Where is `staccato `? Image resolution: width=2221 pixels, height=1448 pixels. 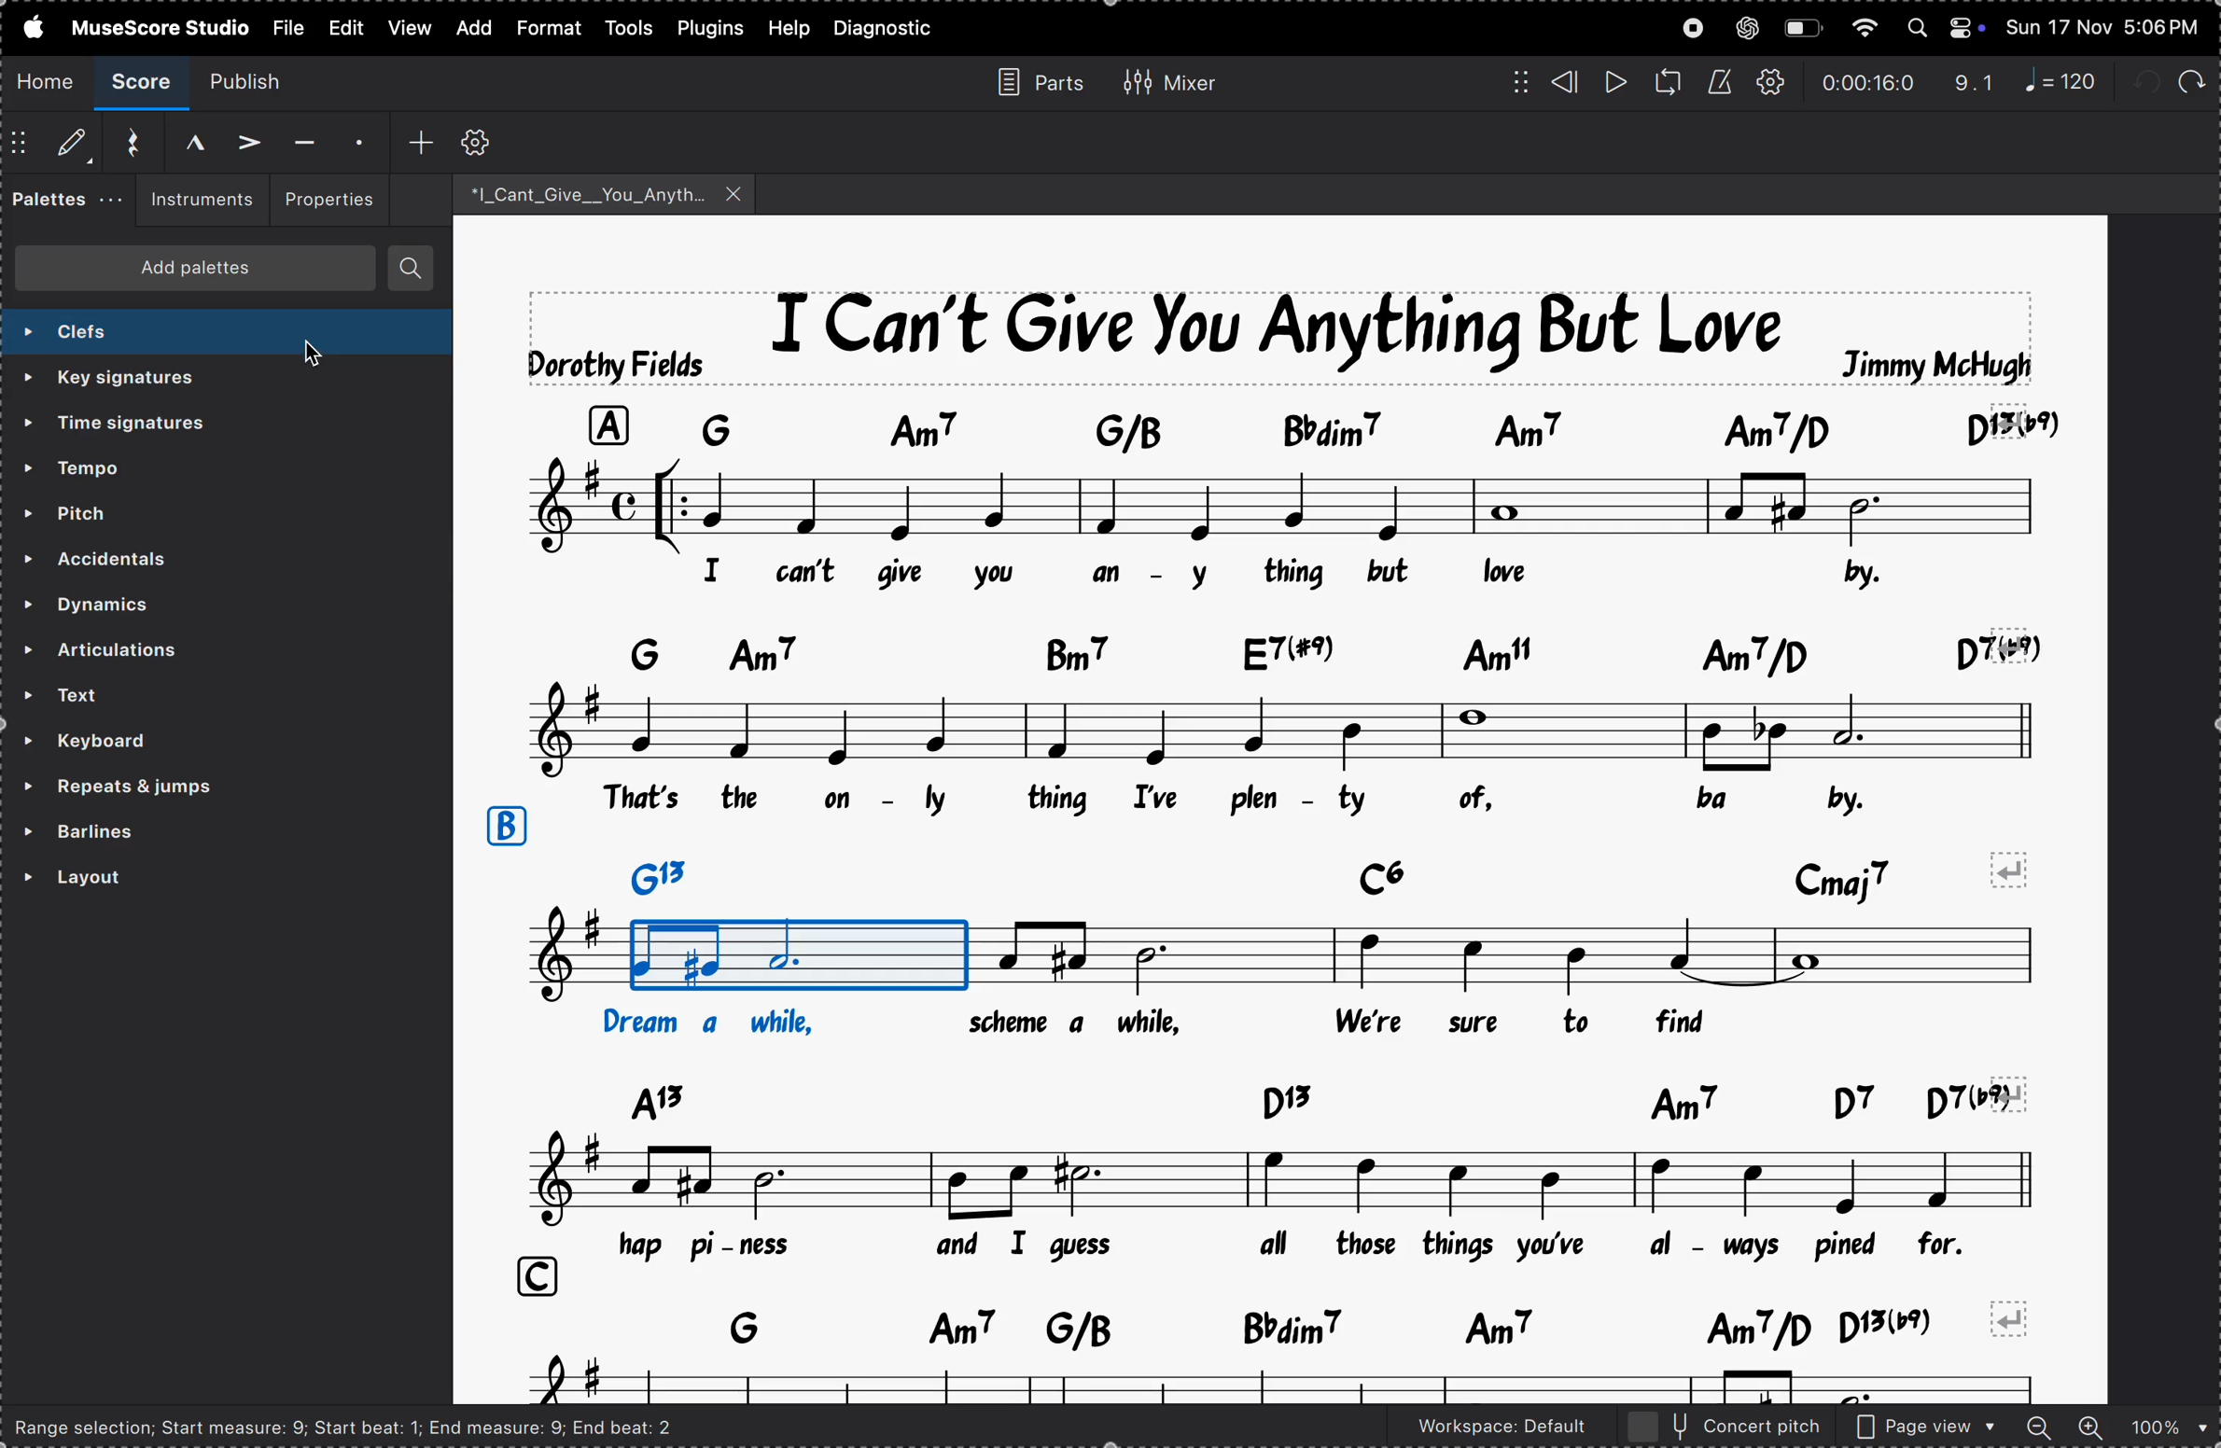 staccato  is located at coordinates (356, 139).